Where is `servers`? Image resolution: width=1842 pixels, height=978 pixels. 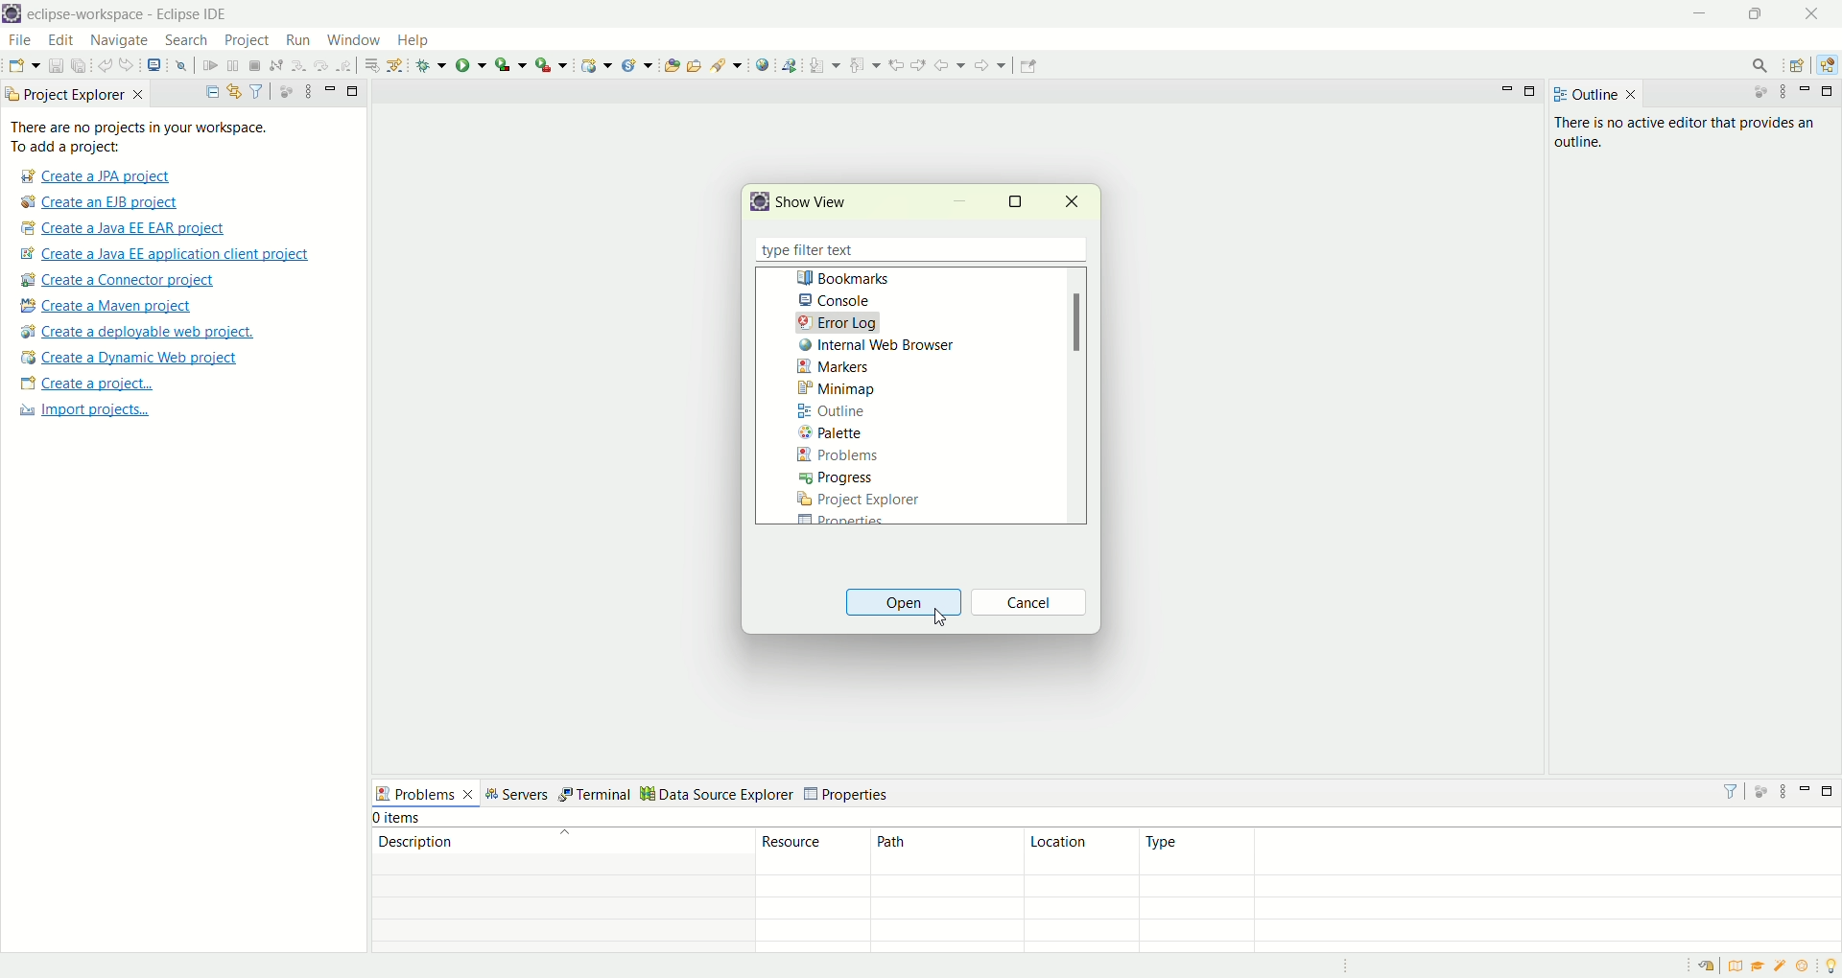 servers is located at coordinates (516, 793).